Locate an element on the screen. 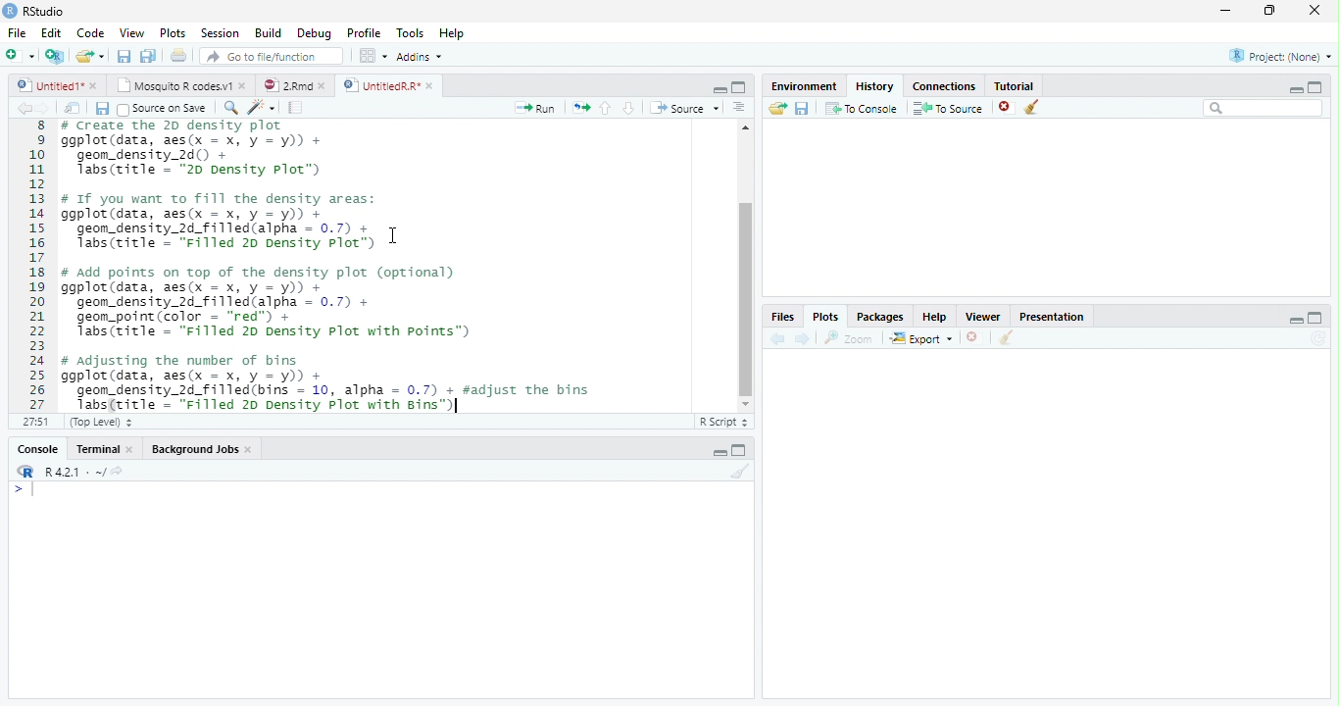  down is located at coordinates (628, 108).